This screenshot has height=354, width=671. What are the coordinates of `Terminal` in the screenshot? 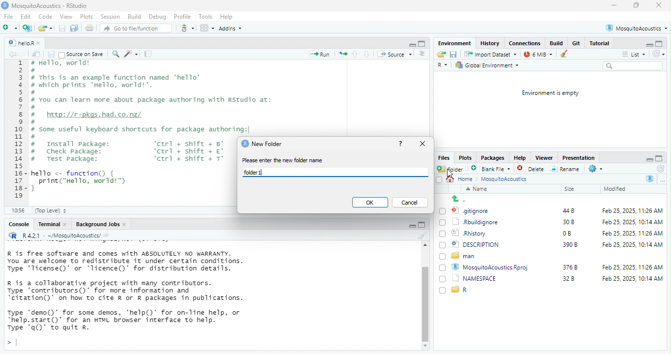 It's located at (49, 225).